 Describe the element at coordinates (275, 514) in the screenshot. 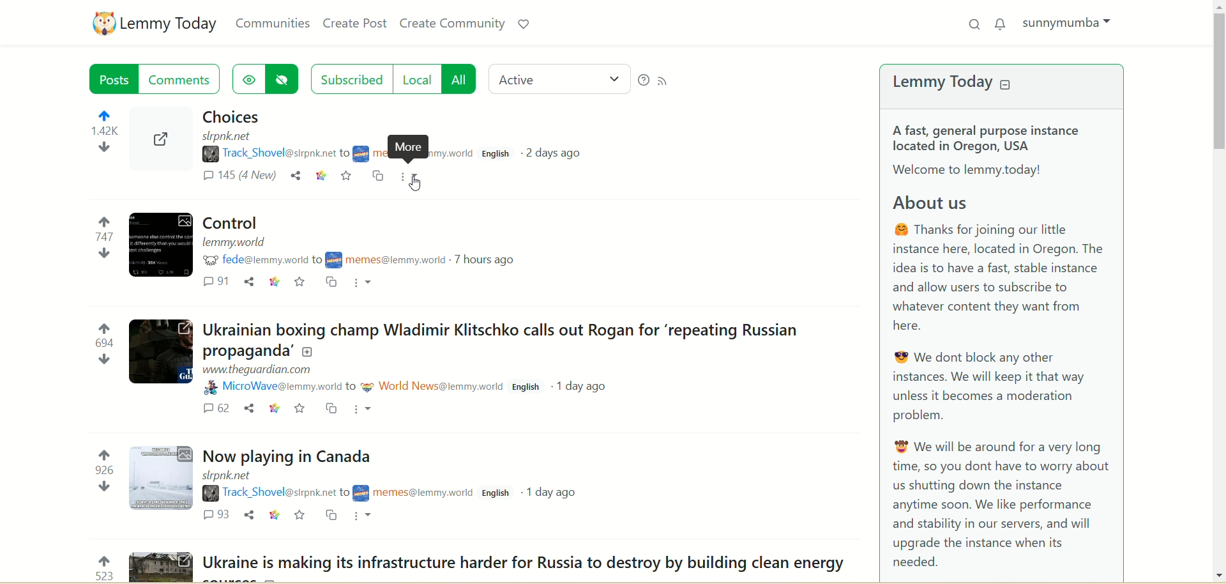

I see `link` at that location.